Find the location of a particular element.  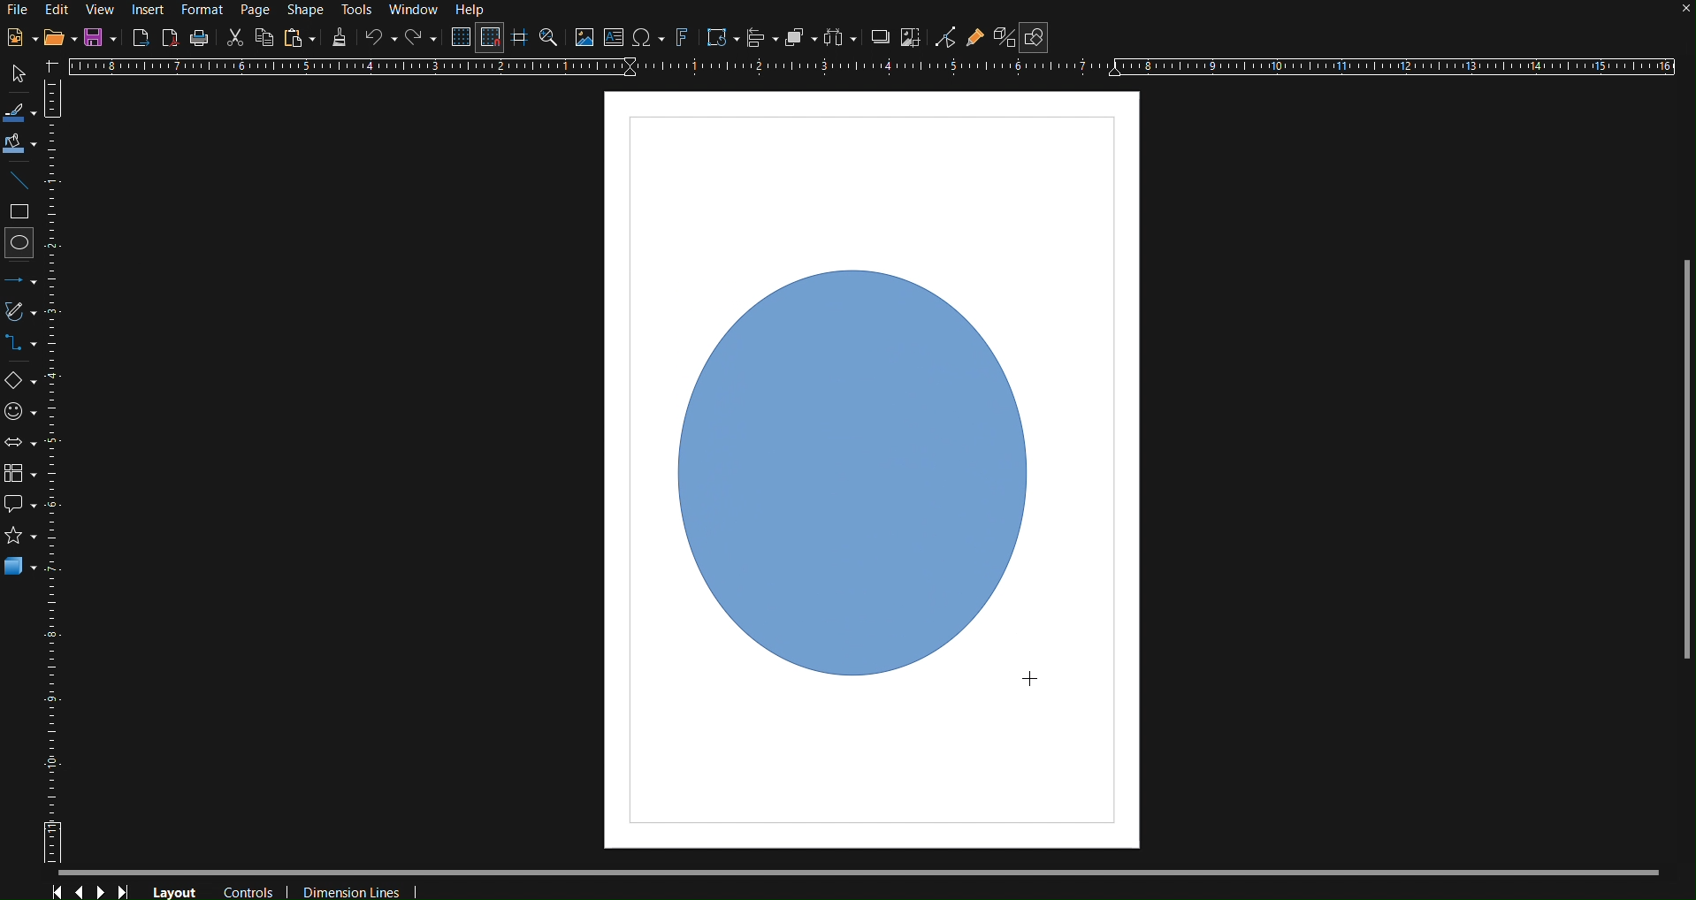

Shadow is located at coordinates (876, 40).